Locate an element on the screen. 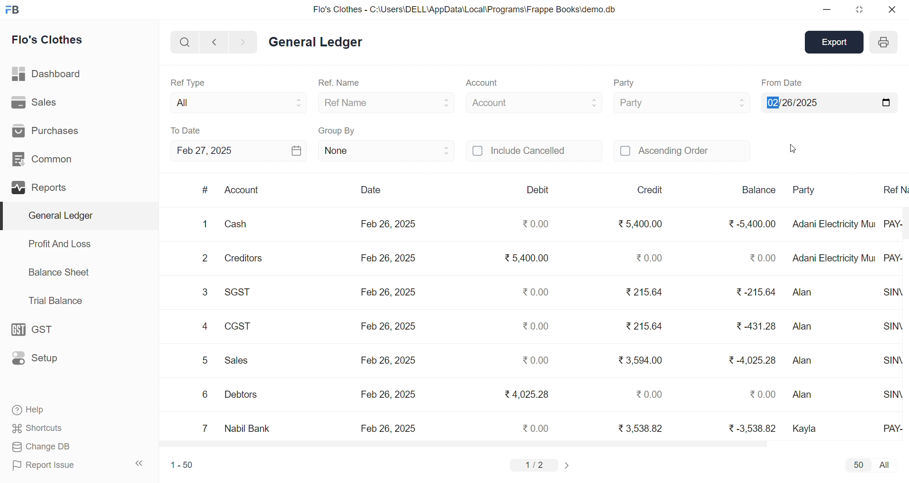 The width and height of the screenshot is (909, 483). ALL is located at coordinates (886, 465).